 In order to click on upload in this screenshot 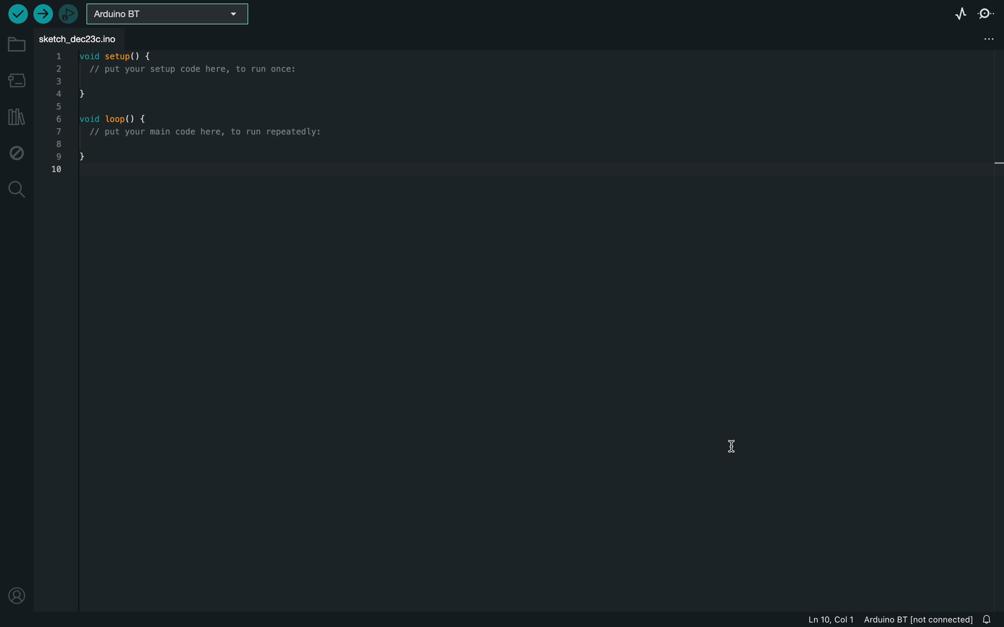, I will do `click(42, 14)`.